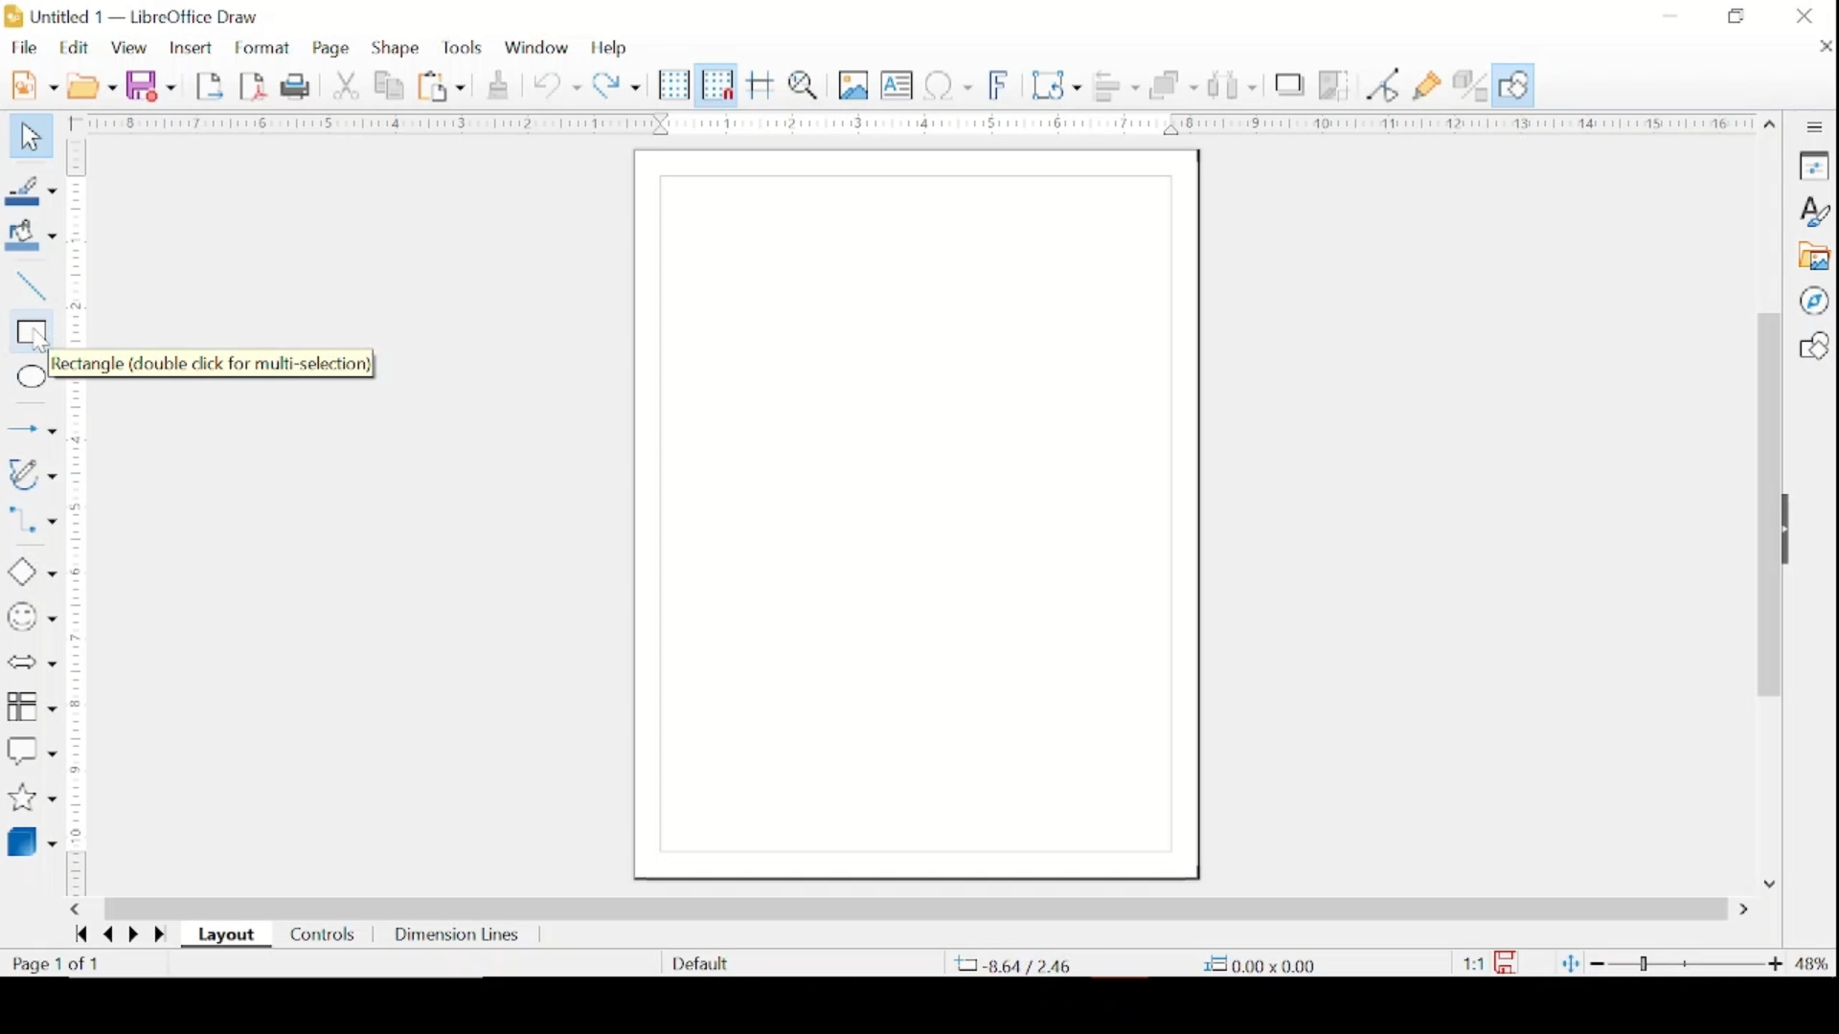 The height and width of the screenshot is (1034, 1839). Describe the element at coordinates (1805, 16) in the screenshot. I see `close` at that location.